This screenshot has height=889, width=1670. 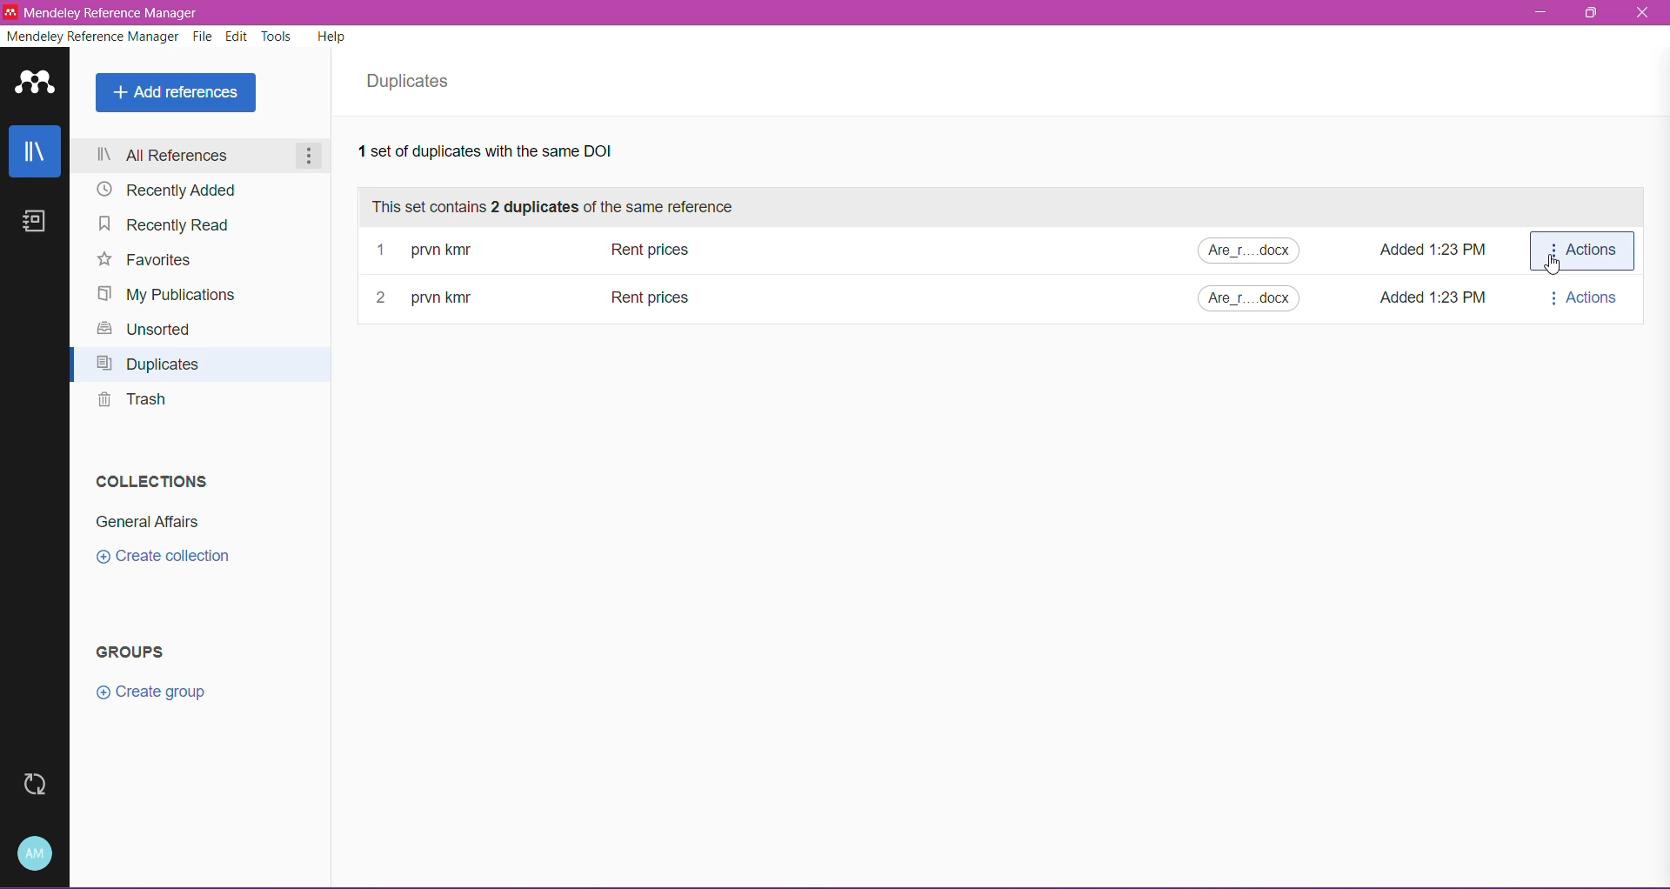 What do you see at coordinates (672, 297) in the screenshot?
I see `Duplicate item title` at bounding box center [672, 297].